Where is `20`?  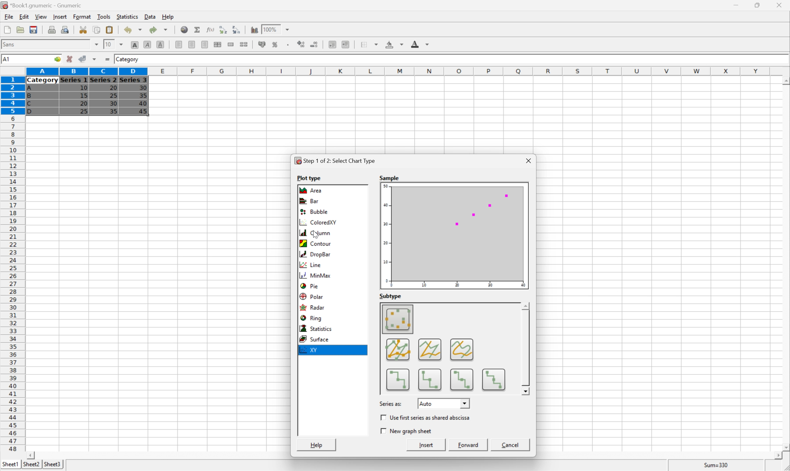
20 is located at coordinates (112, 87).